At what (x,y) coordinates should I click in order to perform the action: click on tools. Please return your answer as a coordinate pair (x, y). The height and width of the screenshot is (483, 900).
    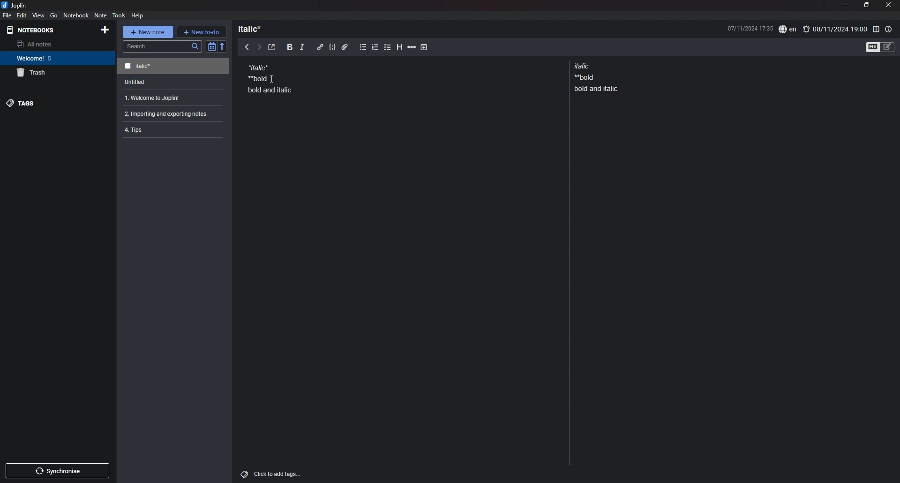
    Looking at the image, I should click on (119, 15).